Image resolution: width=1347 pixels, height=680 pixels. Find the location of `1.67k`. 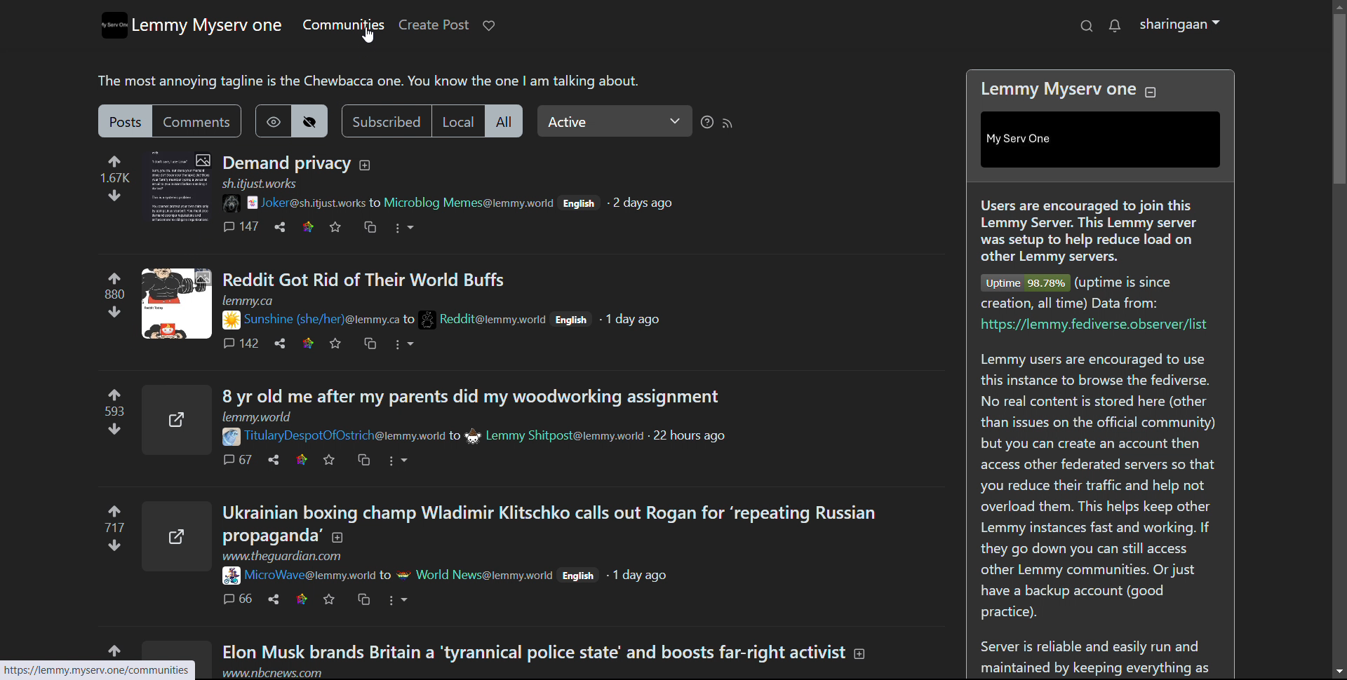

1.67k is located at coordinates (114, 177).